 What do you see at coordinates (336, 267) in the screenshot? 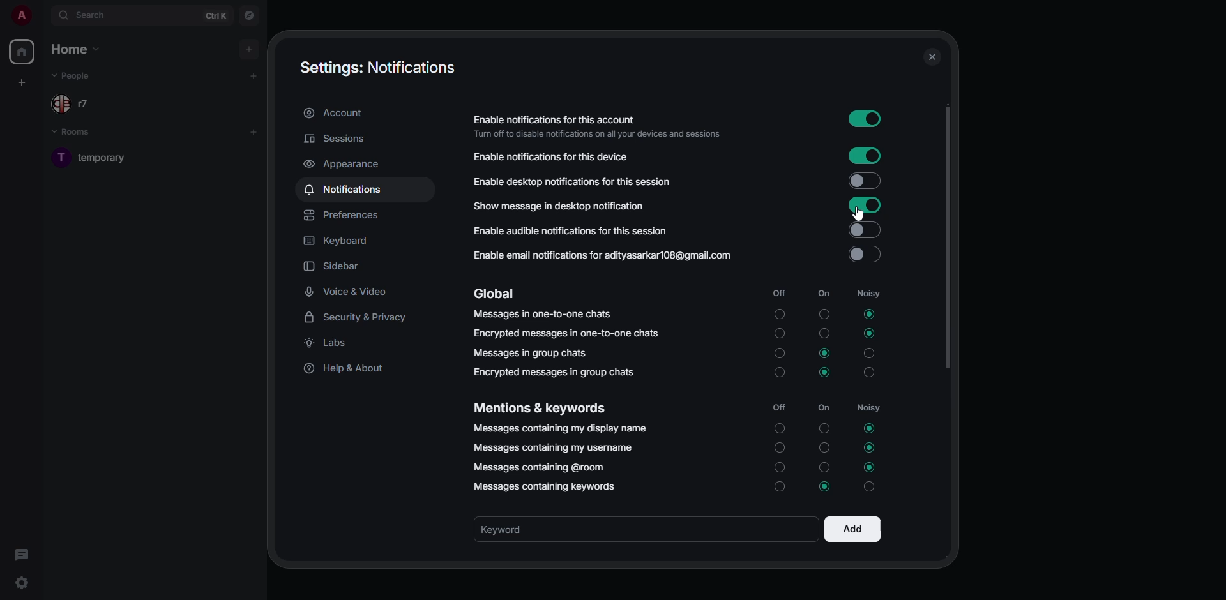
I see `sidebar` at bounding box center [336, 267].